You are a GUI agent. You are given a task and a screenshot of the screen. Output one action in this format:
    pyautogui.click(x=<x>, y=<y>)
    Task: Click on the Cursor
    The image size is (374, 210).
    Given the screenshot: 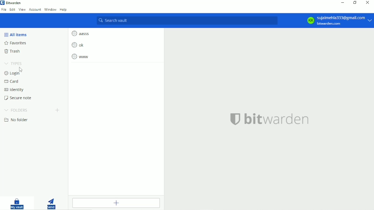 What is the action you would take?
    pyautogui.click(x=21, y=69)
    